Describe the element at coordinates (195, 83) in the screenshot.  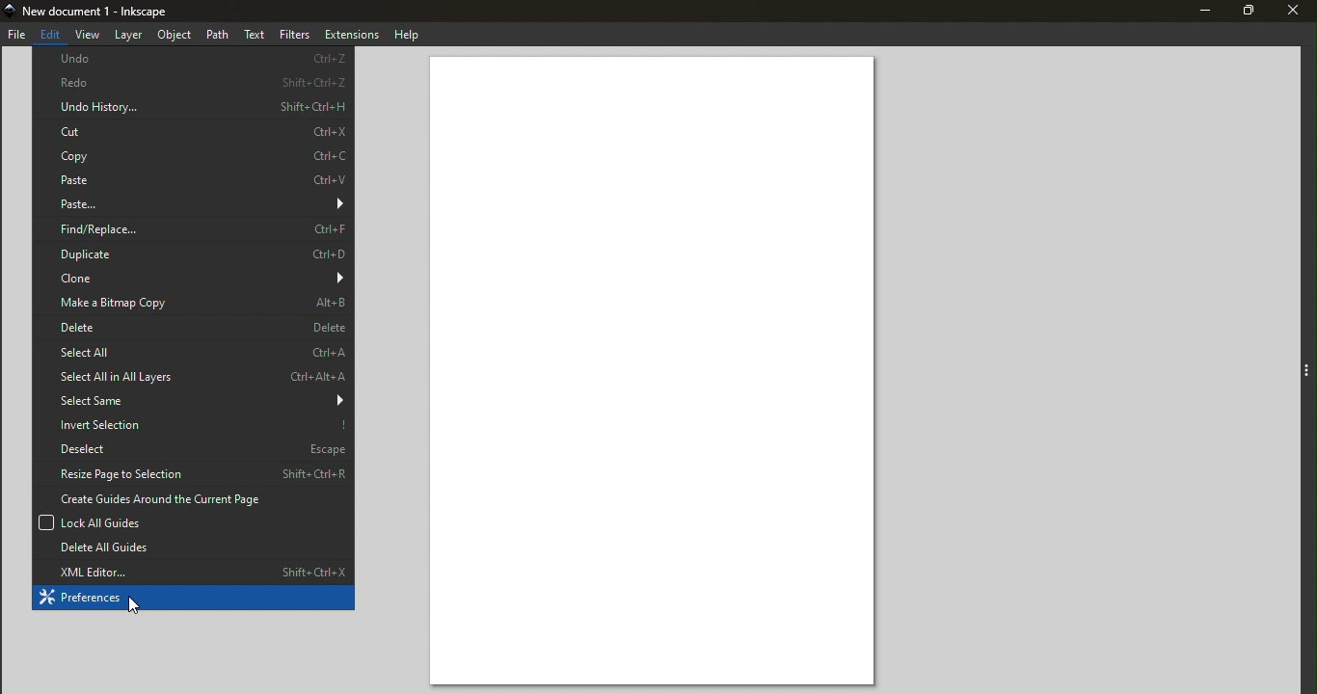
I see `Redo` at that location.